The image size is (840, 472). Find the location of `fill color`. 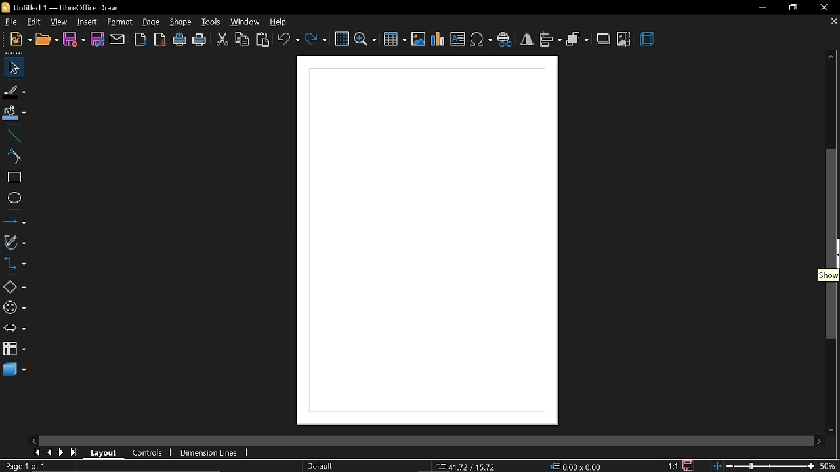

fill color is located at coordinates (14, 113).